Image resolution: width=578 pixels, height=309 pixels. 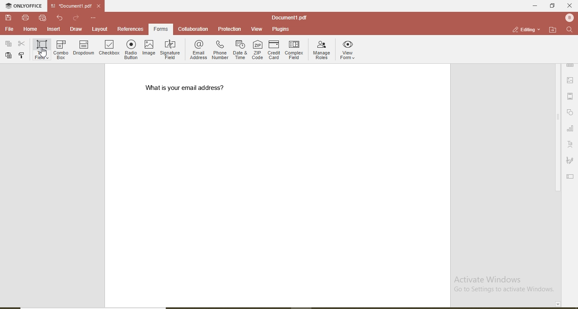 What do you see at coordinates (571, 113) in the screenshot?
I see `shapes` at bounding box center [571, 113].